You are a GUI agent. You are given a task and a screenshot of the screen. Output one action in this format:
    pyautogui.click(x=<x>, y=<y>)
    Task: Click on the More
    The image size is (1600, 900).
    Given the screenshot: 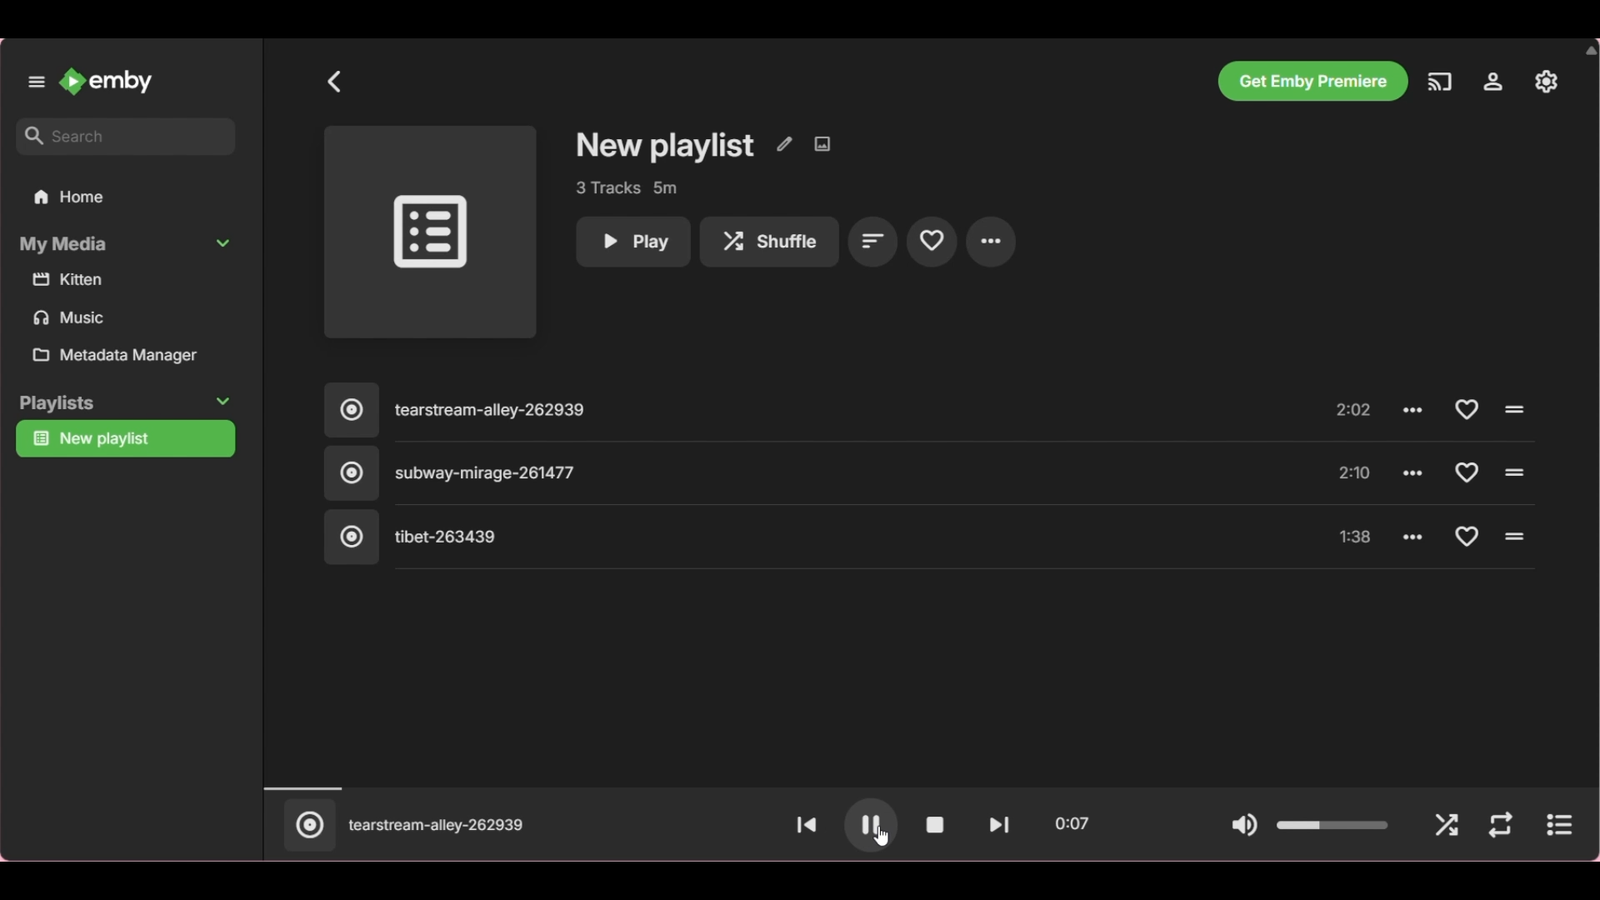 What is the action you would take?
    pyautogui.click(x=991, y=242)
    